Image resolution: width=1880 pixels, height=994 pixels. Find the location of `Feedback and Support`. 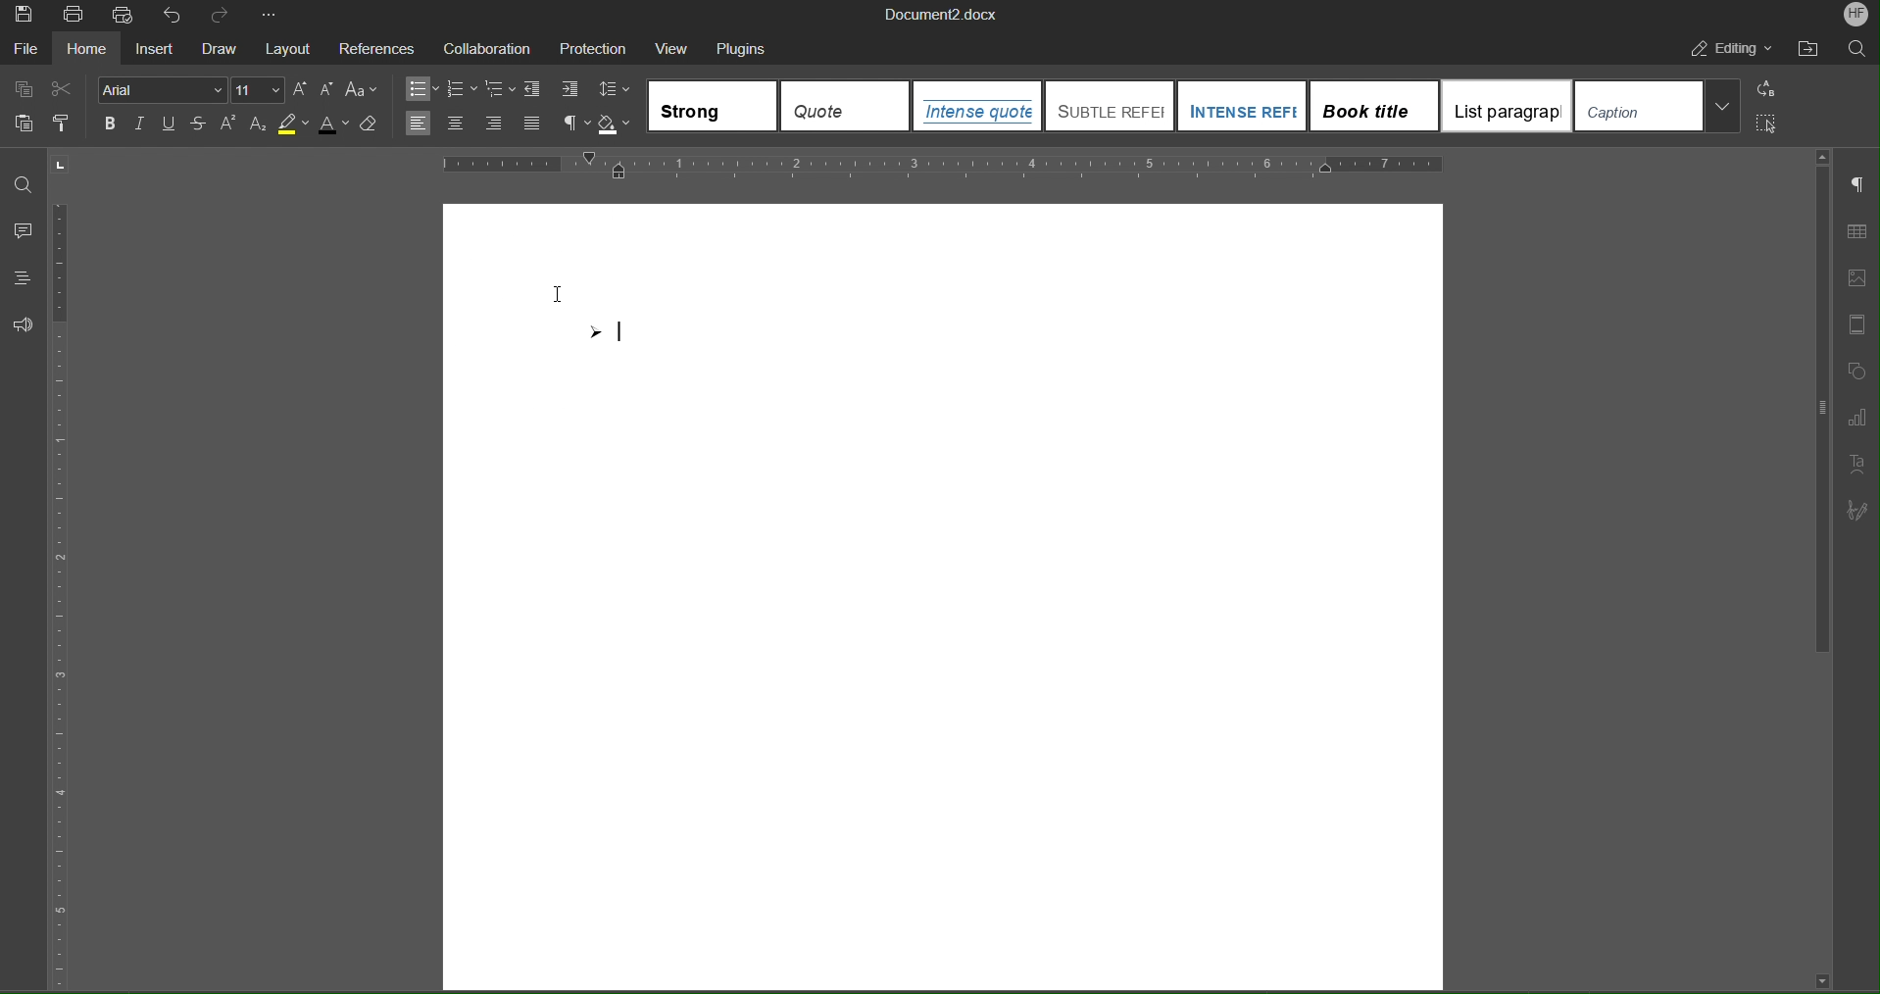

Feedback and Support is located at coordinates (28, 324).